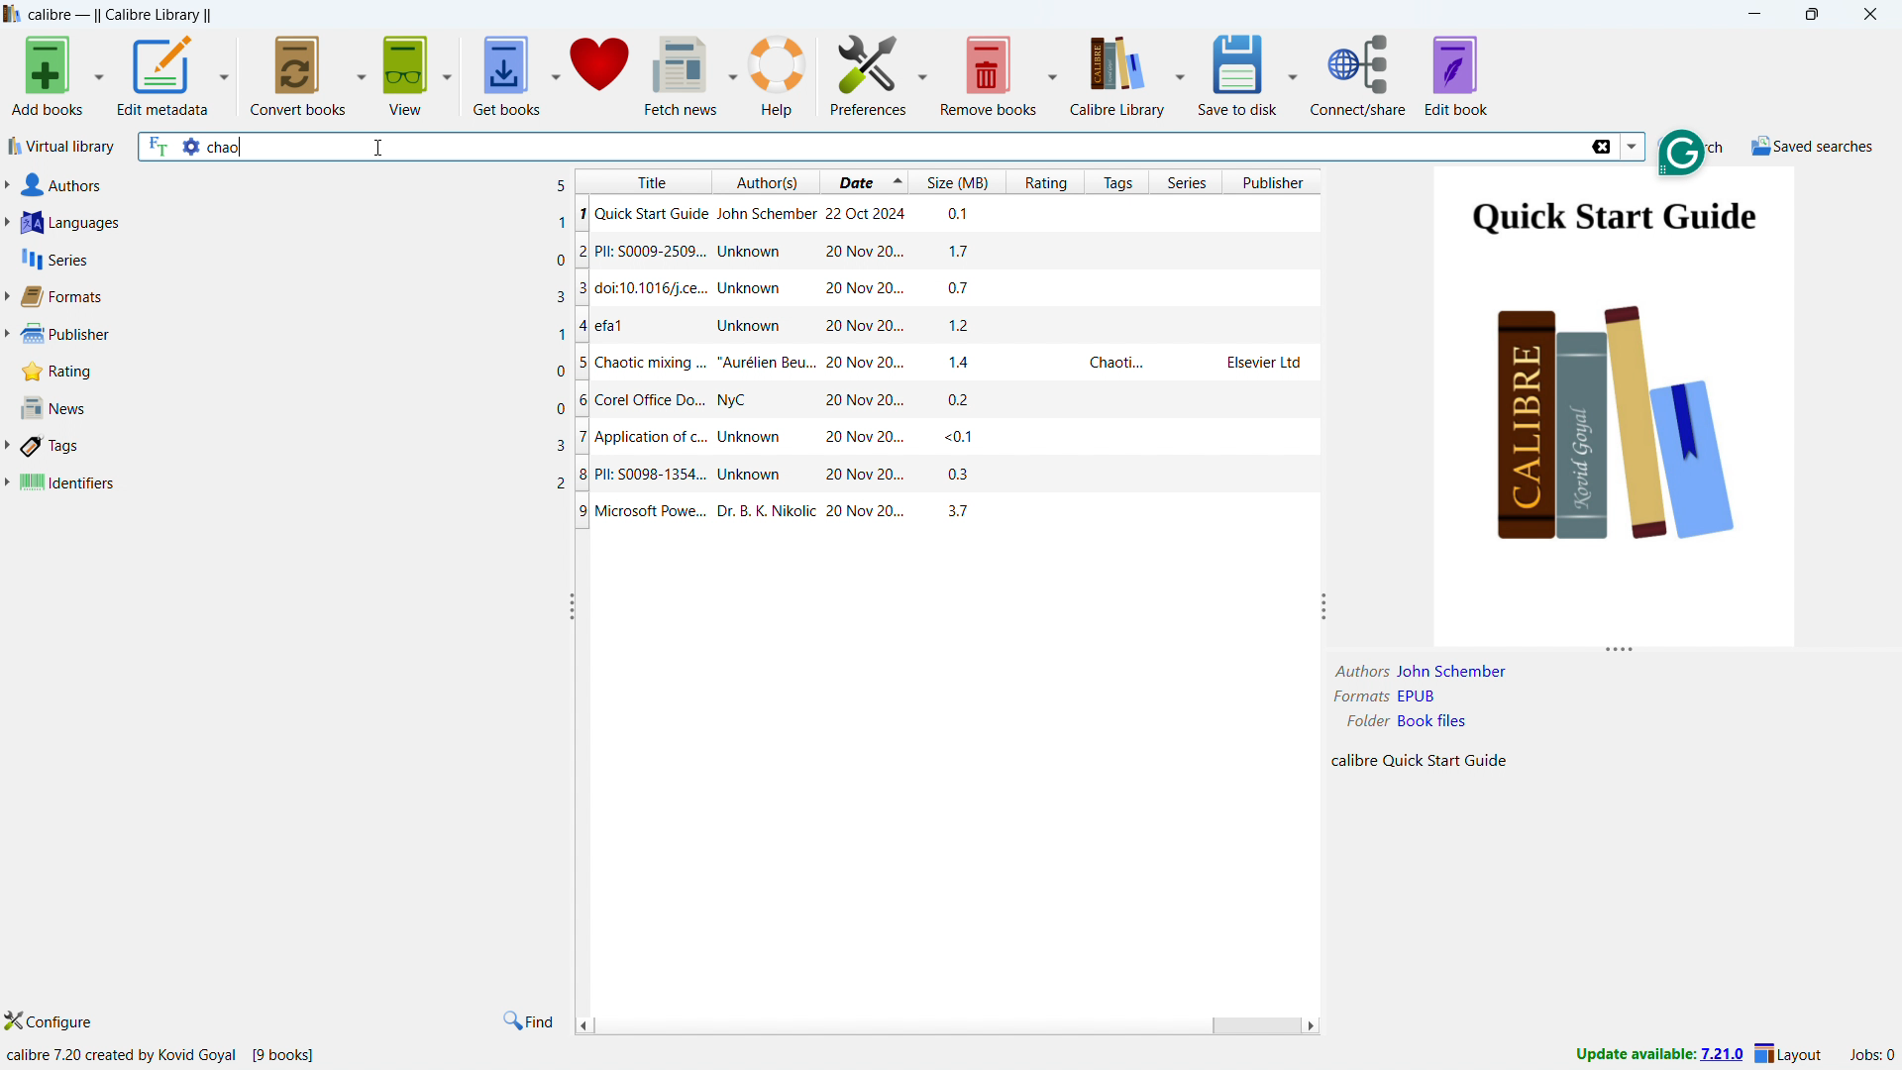  I want to click on add books options, so click(99, 72).